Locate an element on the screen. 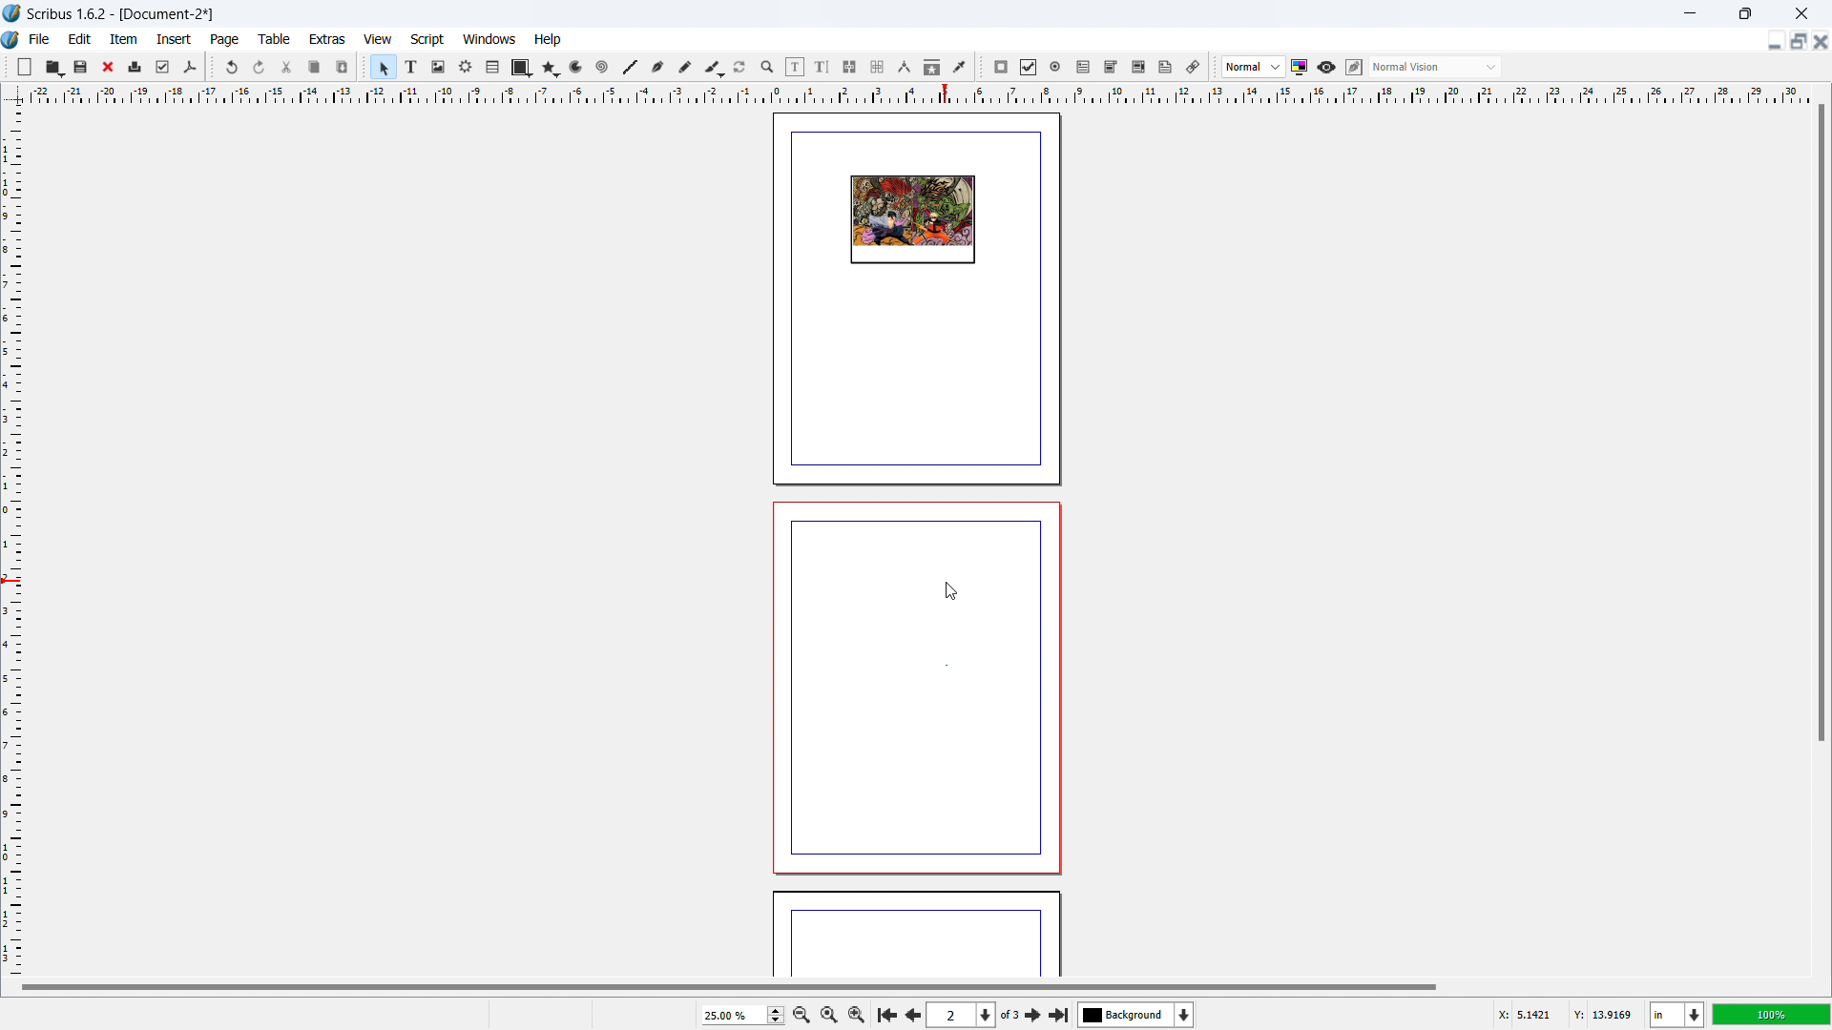  close document is located at coordinates (1821, 41).